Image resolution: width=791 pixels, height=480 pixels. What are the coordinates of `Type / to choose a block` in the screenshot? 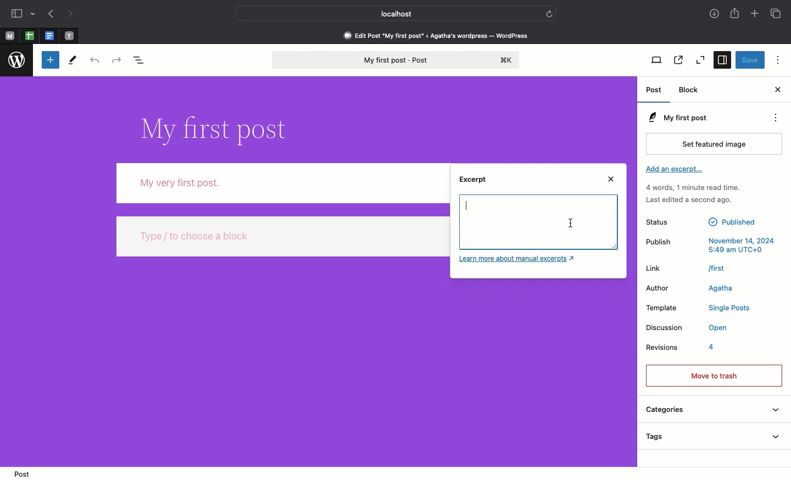 It's located at (283, 238).